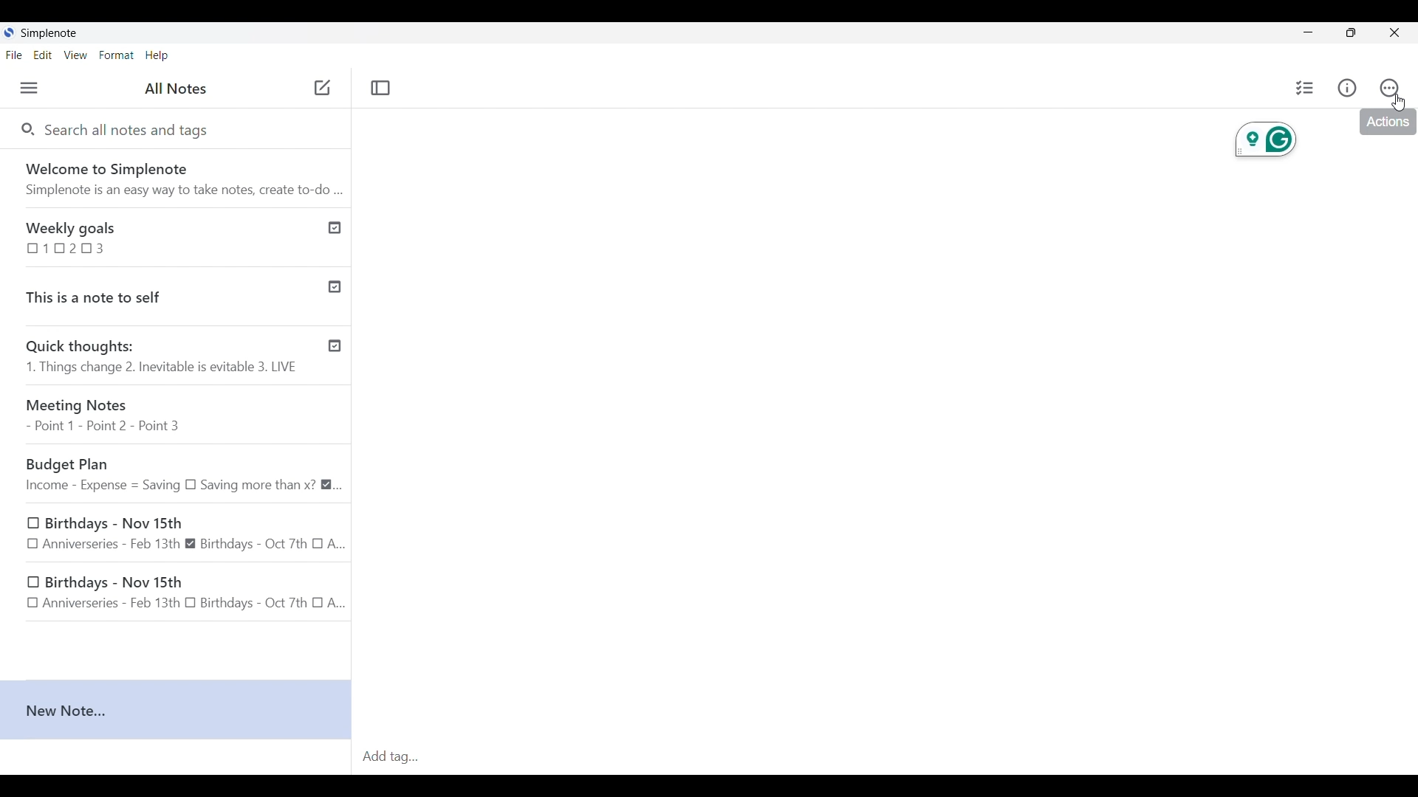 The image size is (1418, 797). Describe the element at coordinates (14, 55) in the screenshot. I see `File menu` at that location.